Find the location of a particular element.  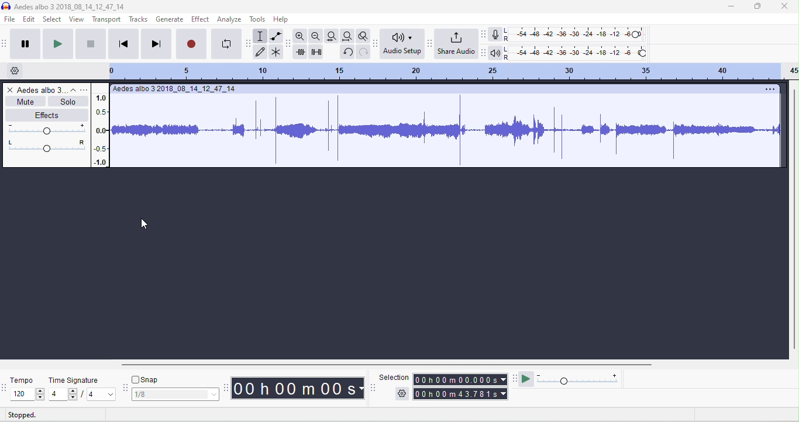

tracks is located at coordinates (138, 20).